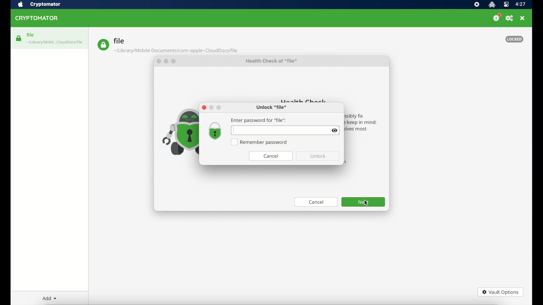 The height and width of the screenshot is (305, 543). What do you see at coordinates (49, 38) in the screenshot?
I see `file highlighted` at bounding box center [49, 38].